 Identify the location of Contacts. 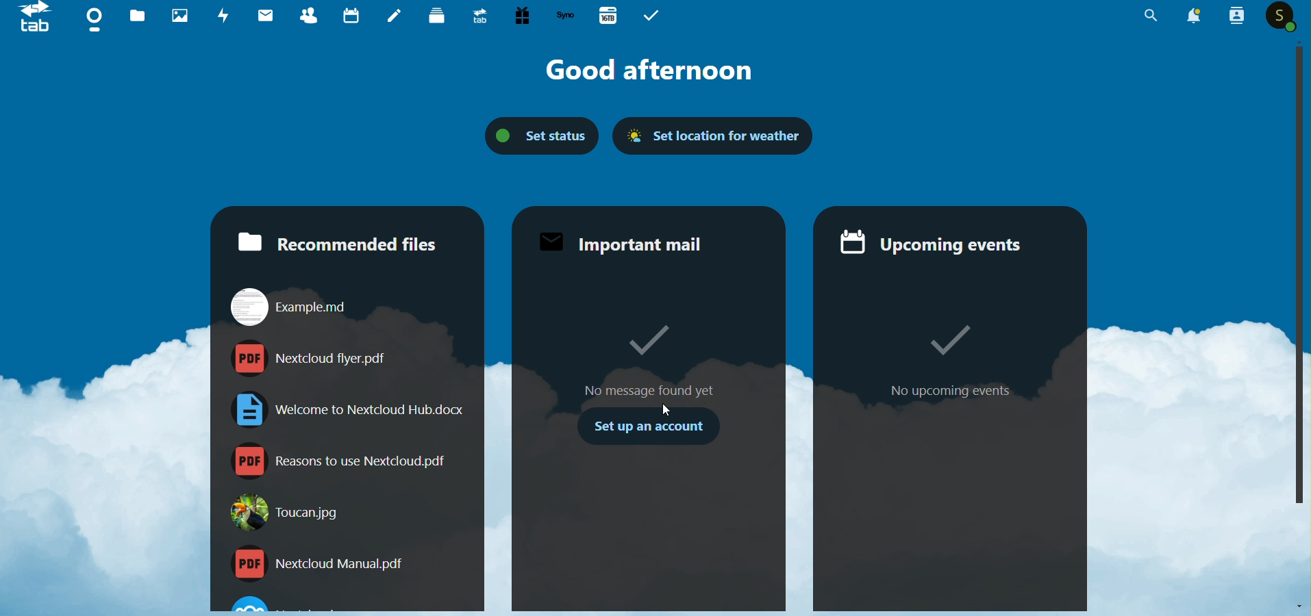
(304, 16).